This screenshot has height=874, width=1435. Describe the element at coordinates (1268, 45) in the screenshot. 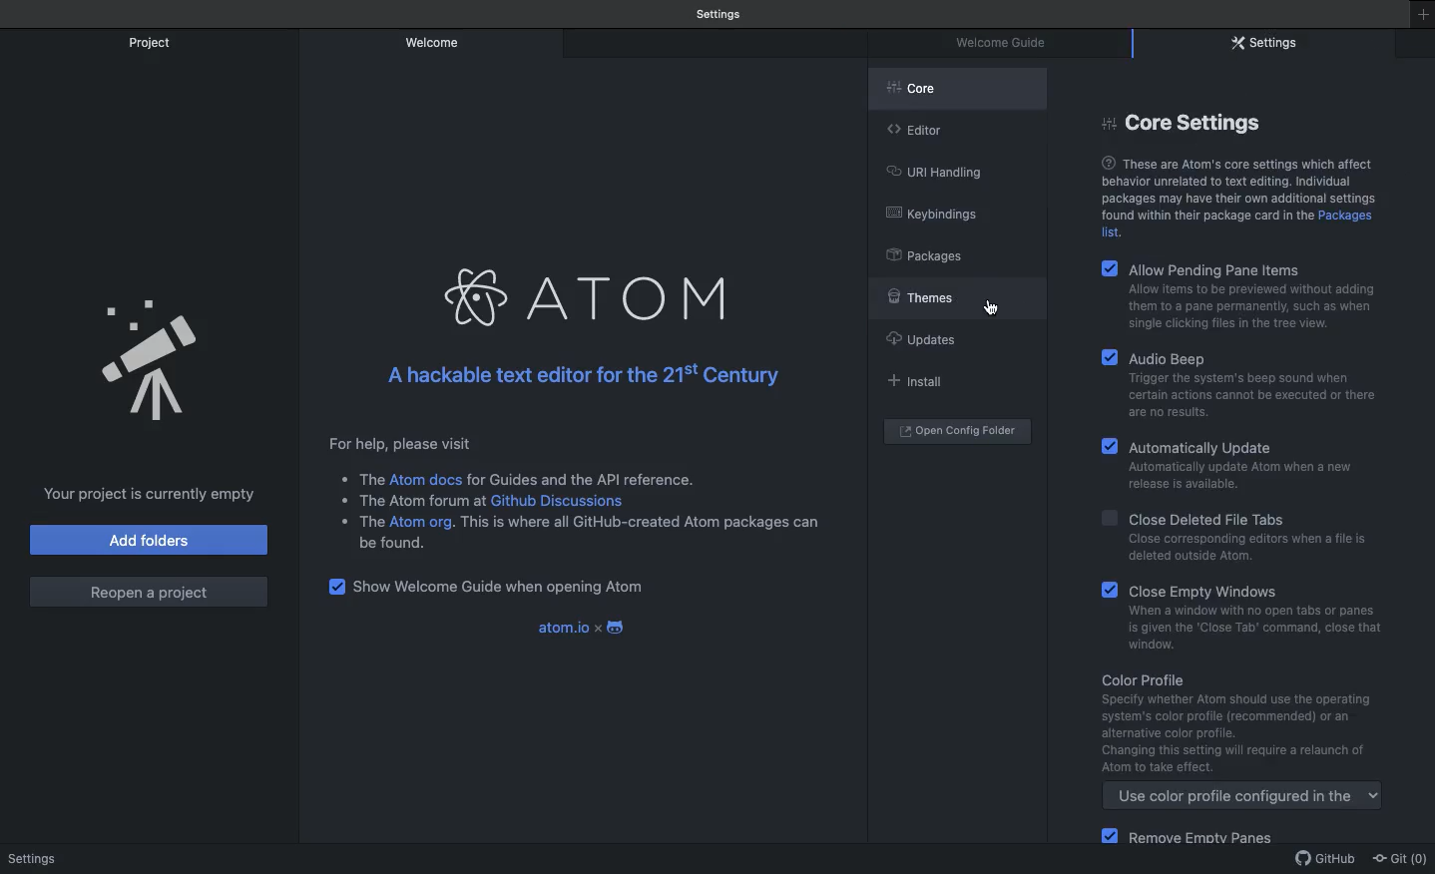

I see `Settings` at that location.